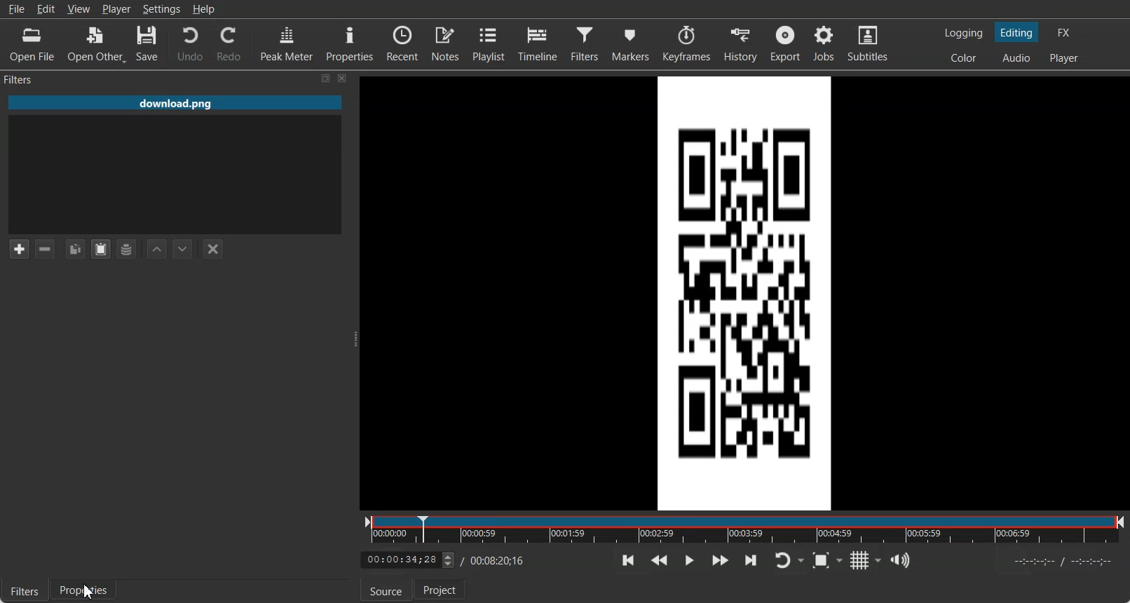 The height and width of the screenshot is (603, 1130). Describe the element at coordinates (89, 592) in the screenshot. I see `Cursor` at that location.